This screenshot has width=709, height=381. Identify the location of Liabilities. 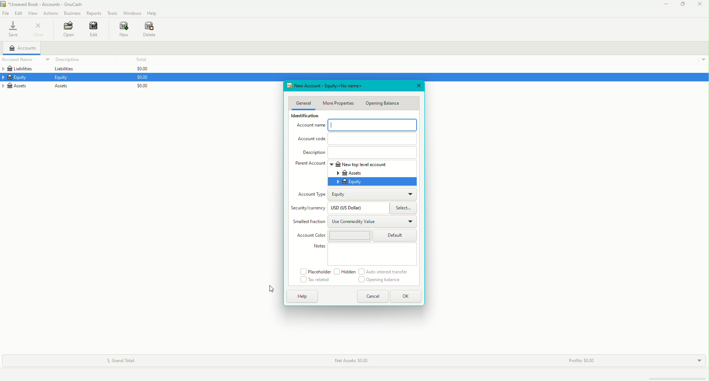
(63, 69).